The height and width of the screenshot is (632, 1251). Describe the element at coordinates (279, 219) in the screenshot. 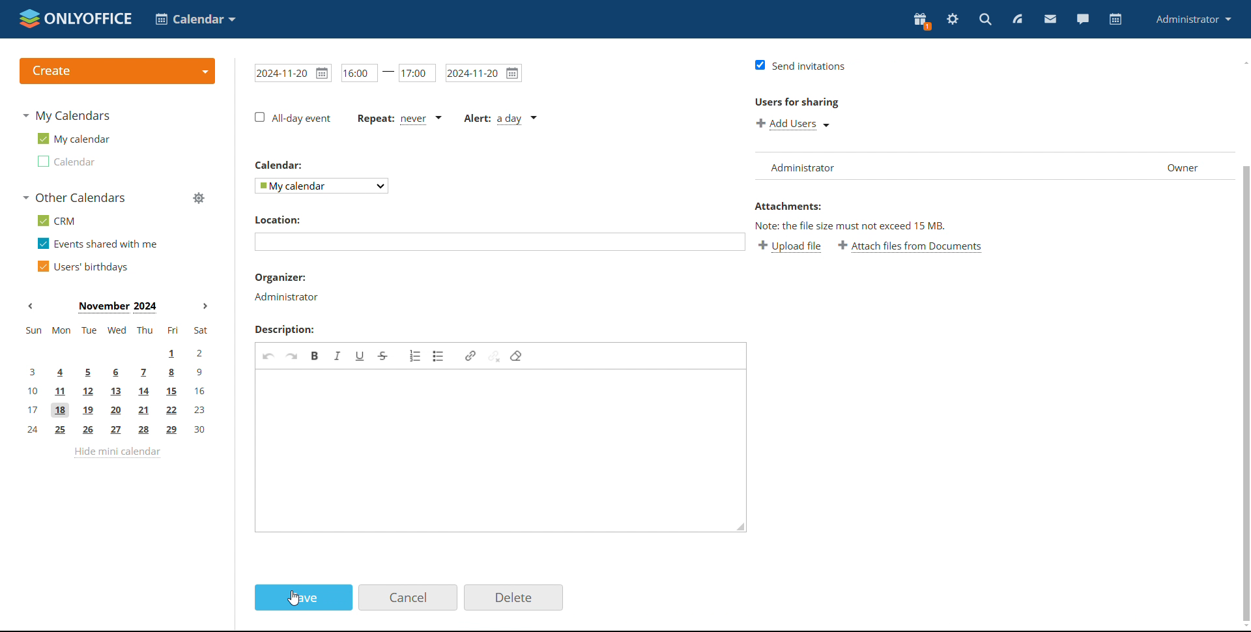

I see `Location` at that location.